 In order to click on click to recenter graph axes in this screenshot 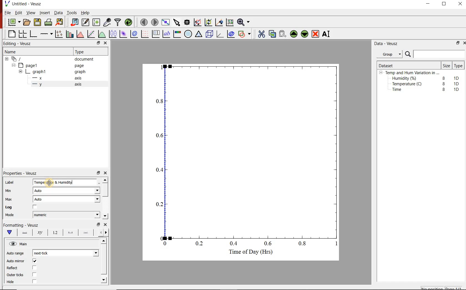, I will do `click(219, 22)`.